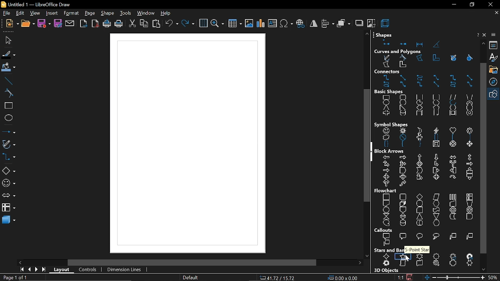  Describe the element at coordinates (427, 260) in the screenshot. I see `stars and banners` at that location.